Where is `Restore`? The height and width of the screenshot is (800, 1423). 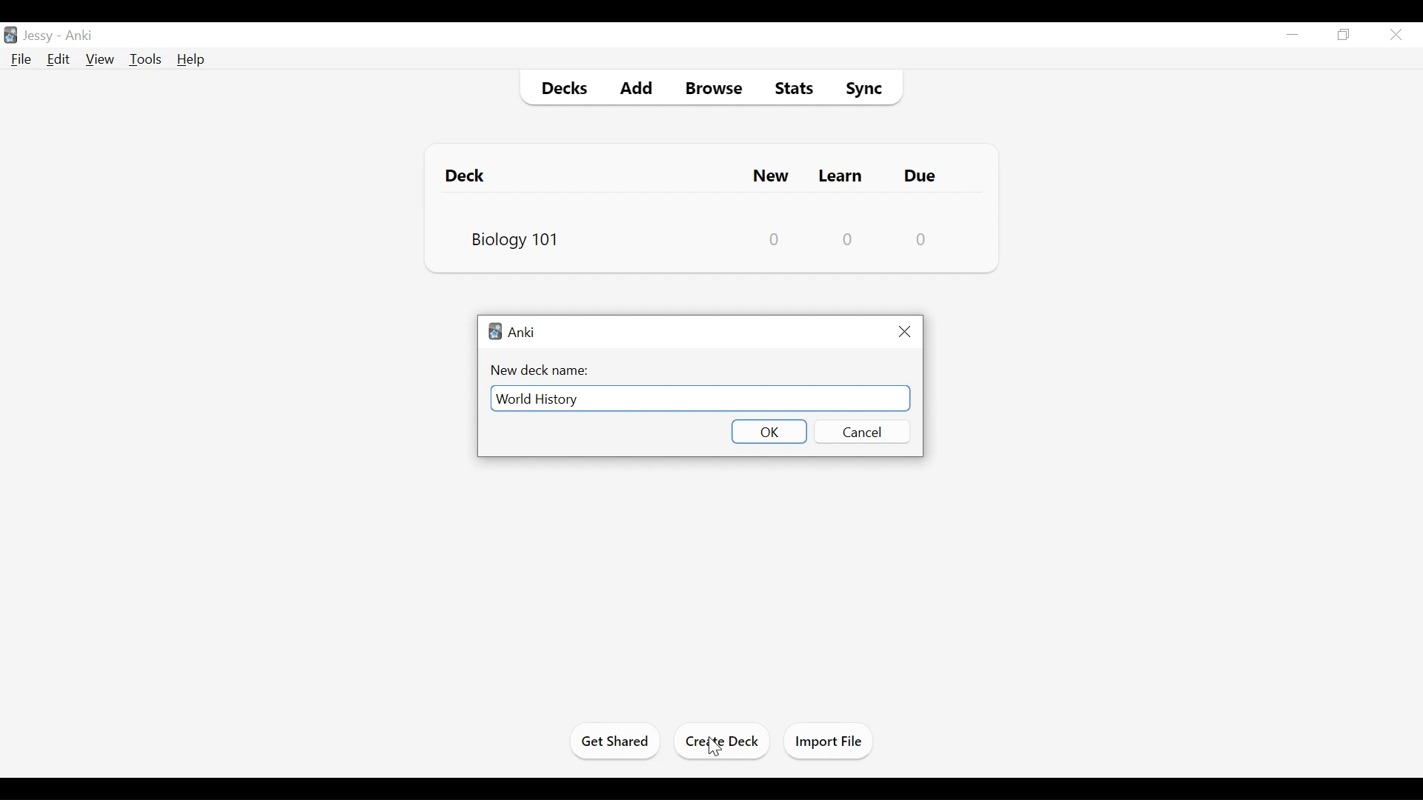
Restore is located at coordinates (1344, 34).